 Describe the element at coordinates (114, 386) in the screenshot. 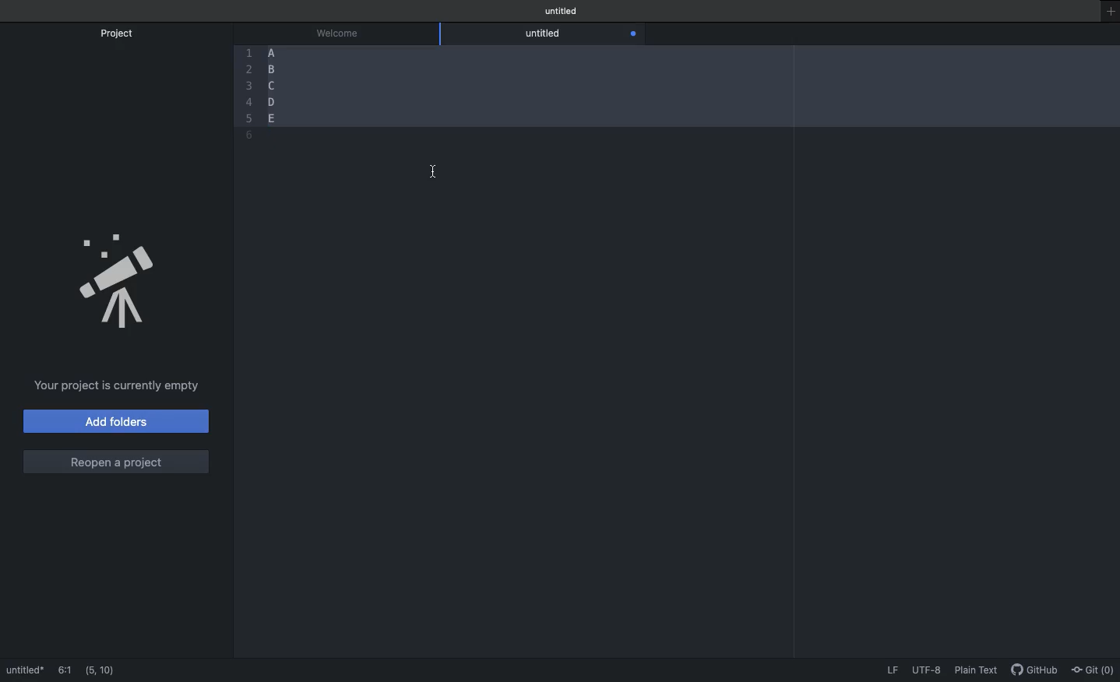

I see `Your project is currently empty` at that location.